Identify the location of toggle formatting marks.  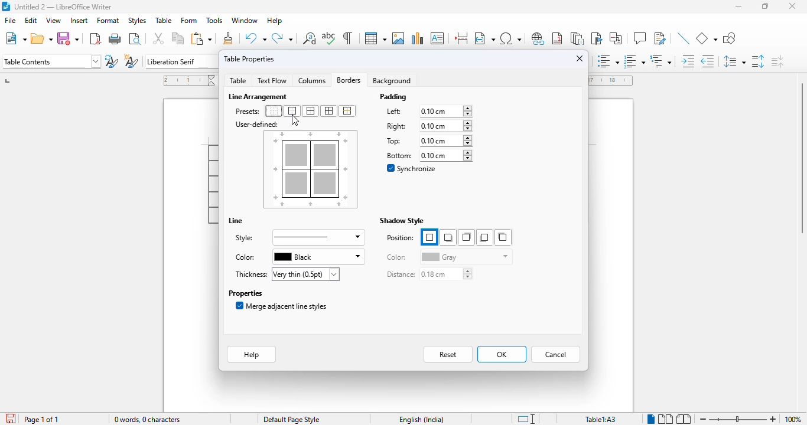
(347, 38).